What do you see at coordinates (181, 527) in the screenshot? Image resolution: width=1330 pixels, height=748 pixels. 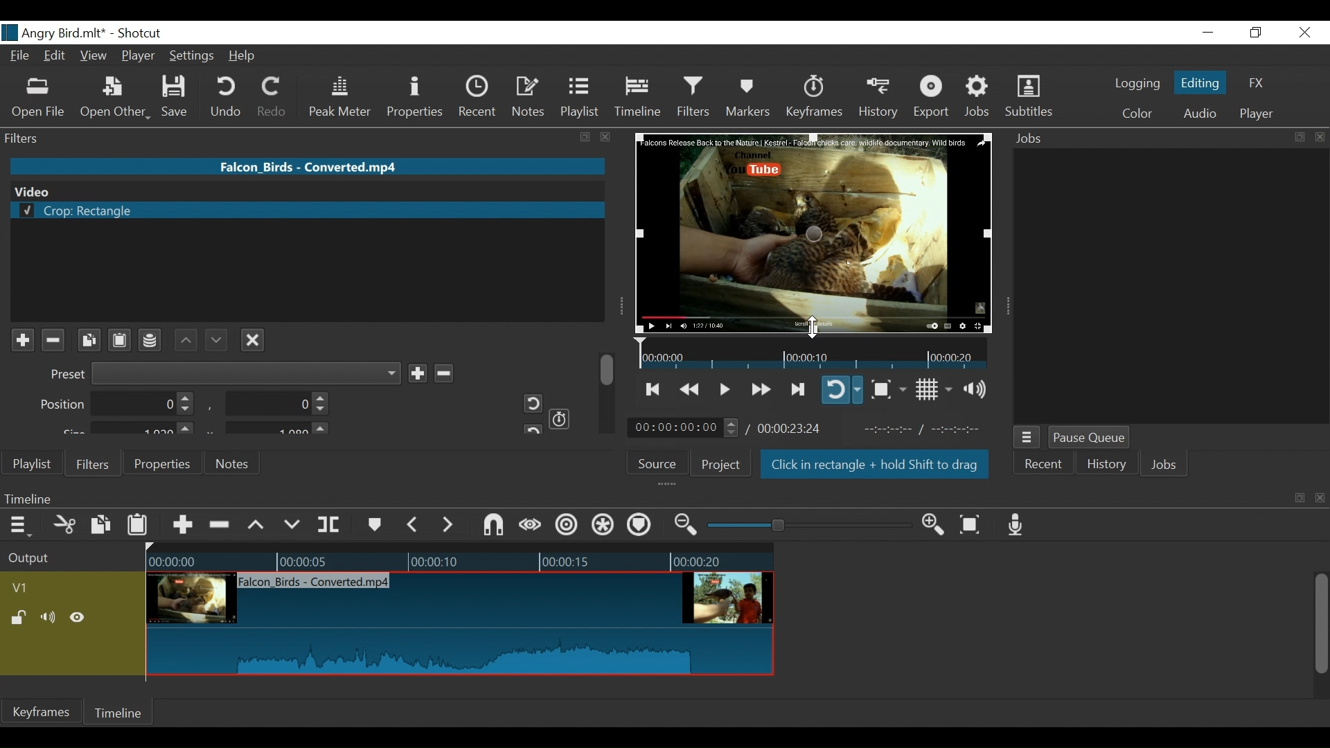 I see `Append` at bounding box center [181, 527].